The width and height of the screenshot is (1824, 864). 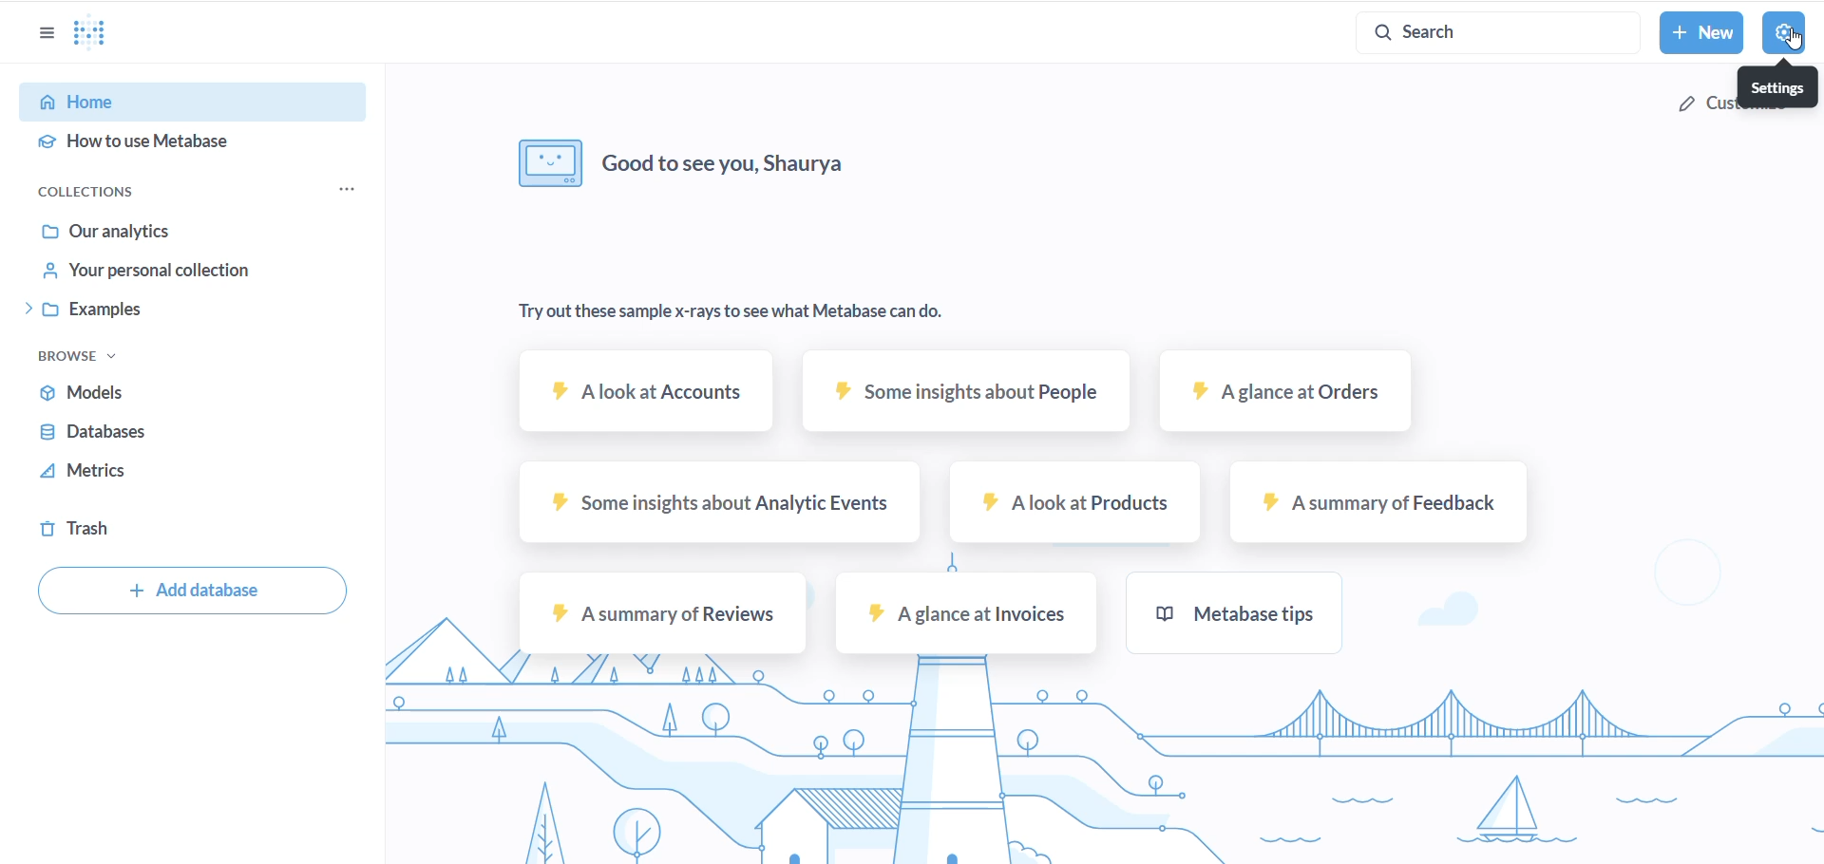 I want to click on A glance at orders sample, so click(x=1285, y=396).